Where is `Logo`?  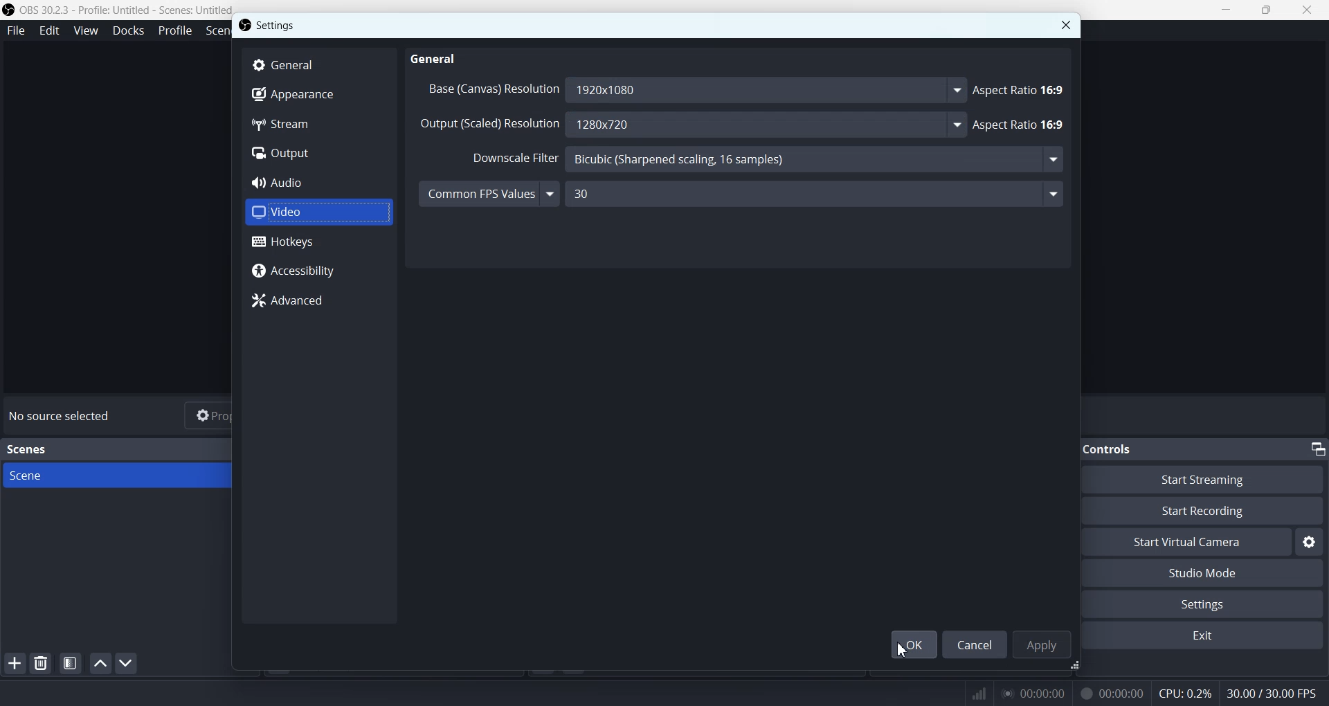
Logo is located at coordinates (118, 10).